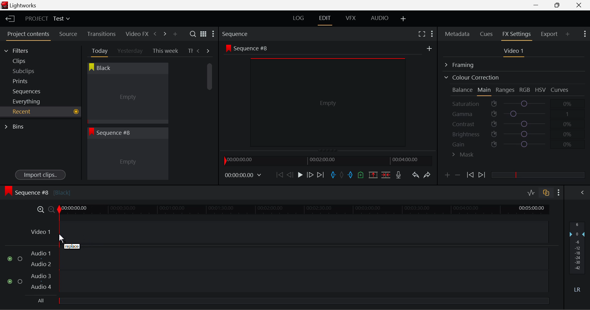  I want to click on Clips, so click(30, 61).